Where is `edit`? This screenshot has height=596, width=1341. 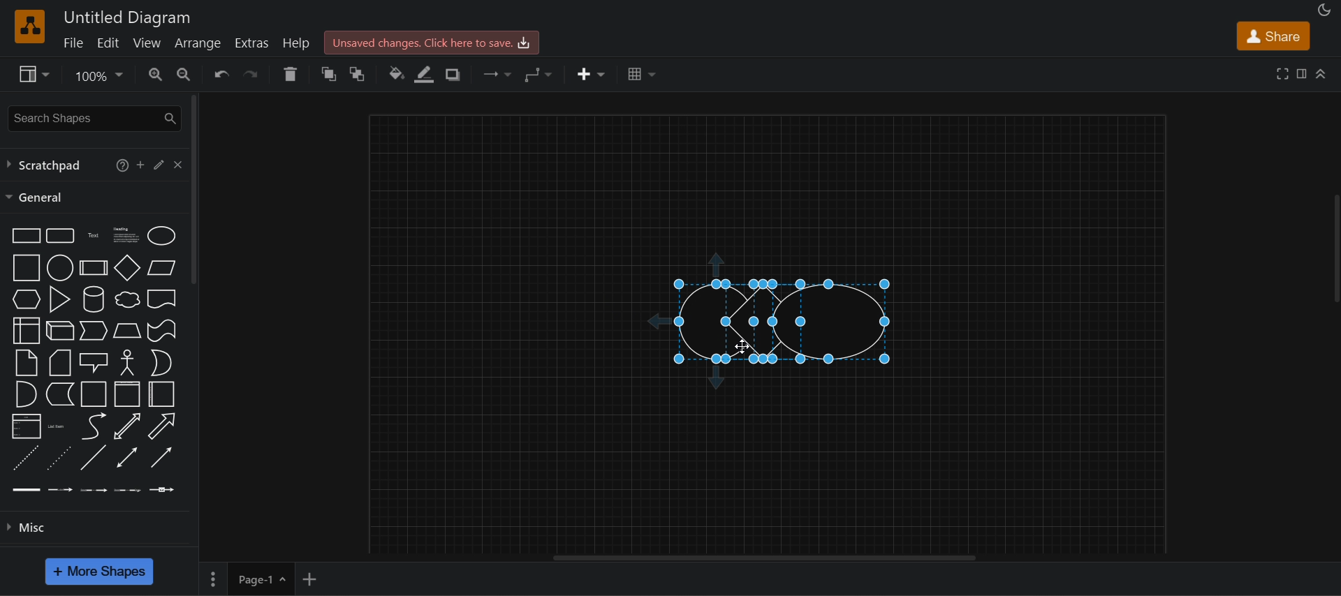 edit is located at coordinates (108, 42).